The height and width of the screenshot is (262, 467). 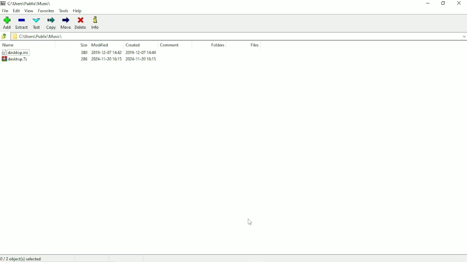 I want to click on View, so click(x=29, y=11).